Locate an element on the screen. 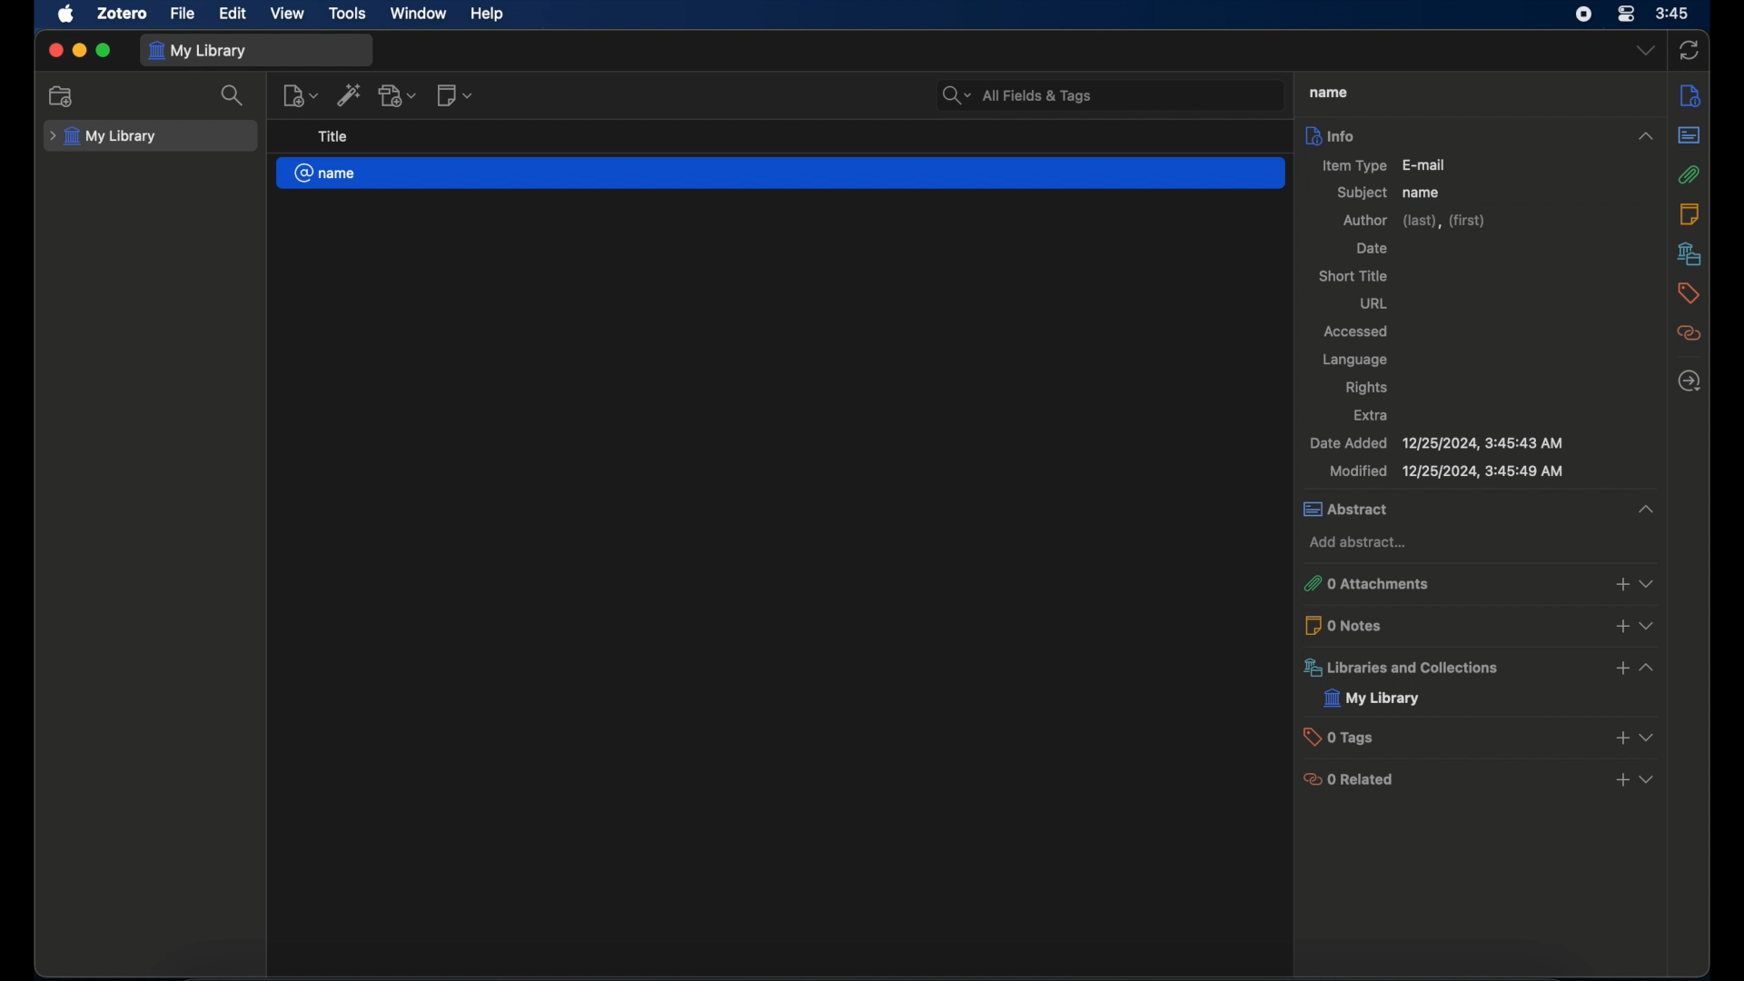 The image size is (1744, 981). url is located at coordinates (1374, 303).